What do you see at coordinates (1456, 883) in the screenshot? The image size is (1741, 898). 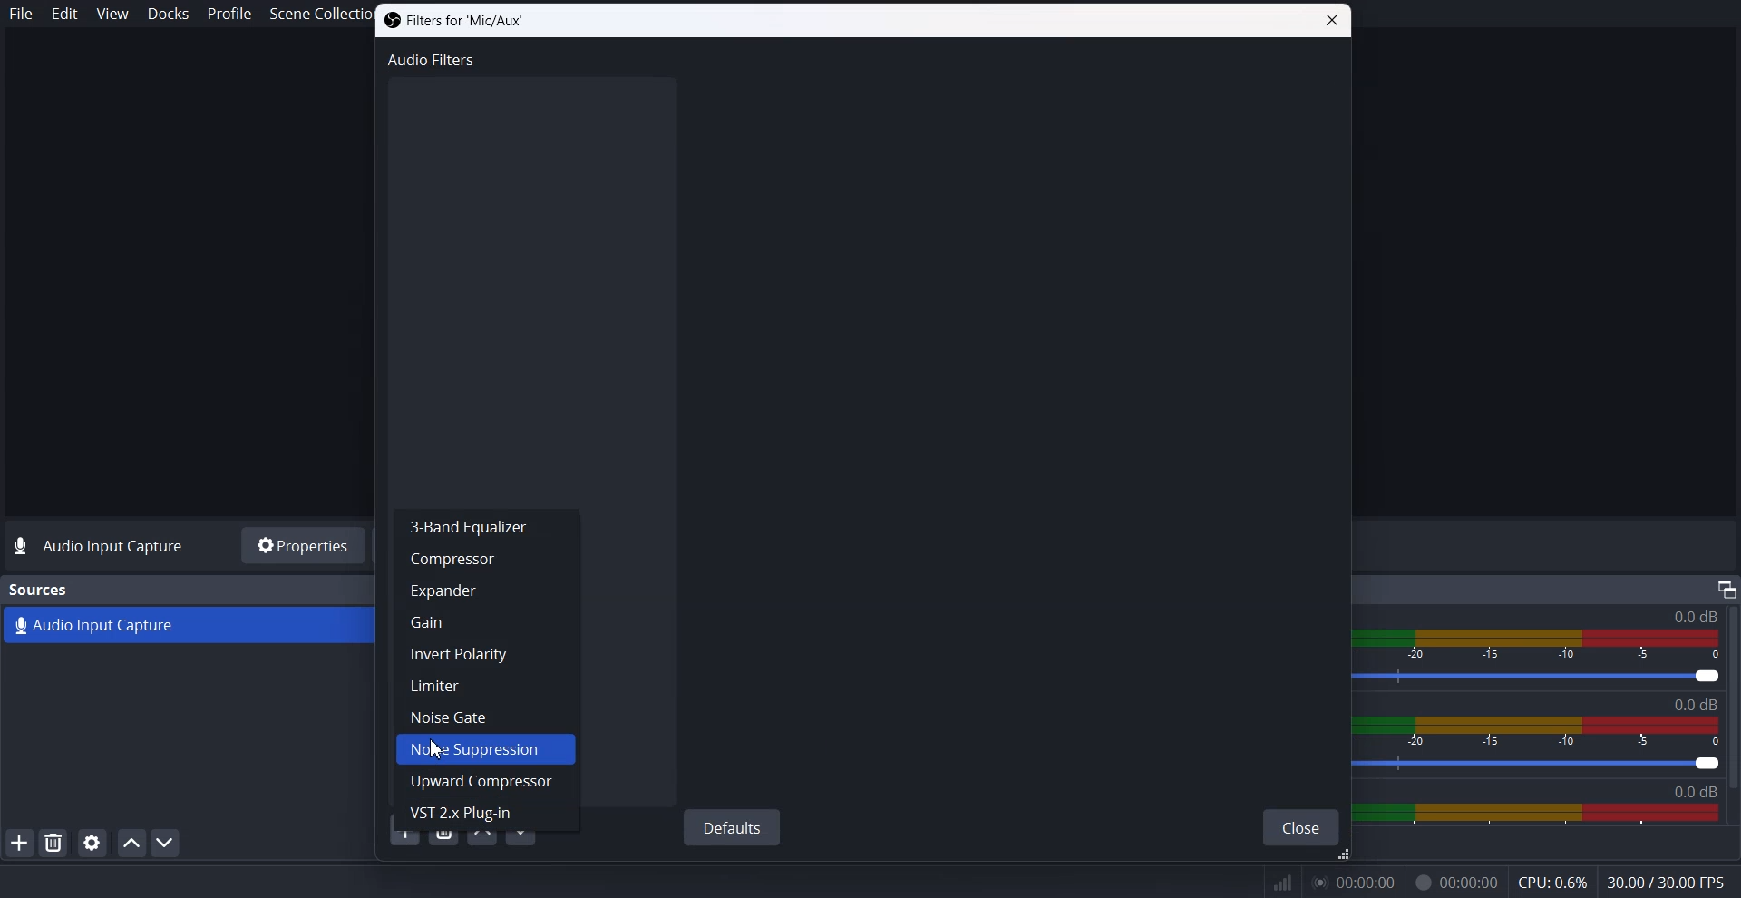 I see `Recording` at bounding box center [1456, 883].